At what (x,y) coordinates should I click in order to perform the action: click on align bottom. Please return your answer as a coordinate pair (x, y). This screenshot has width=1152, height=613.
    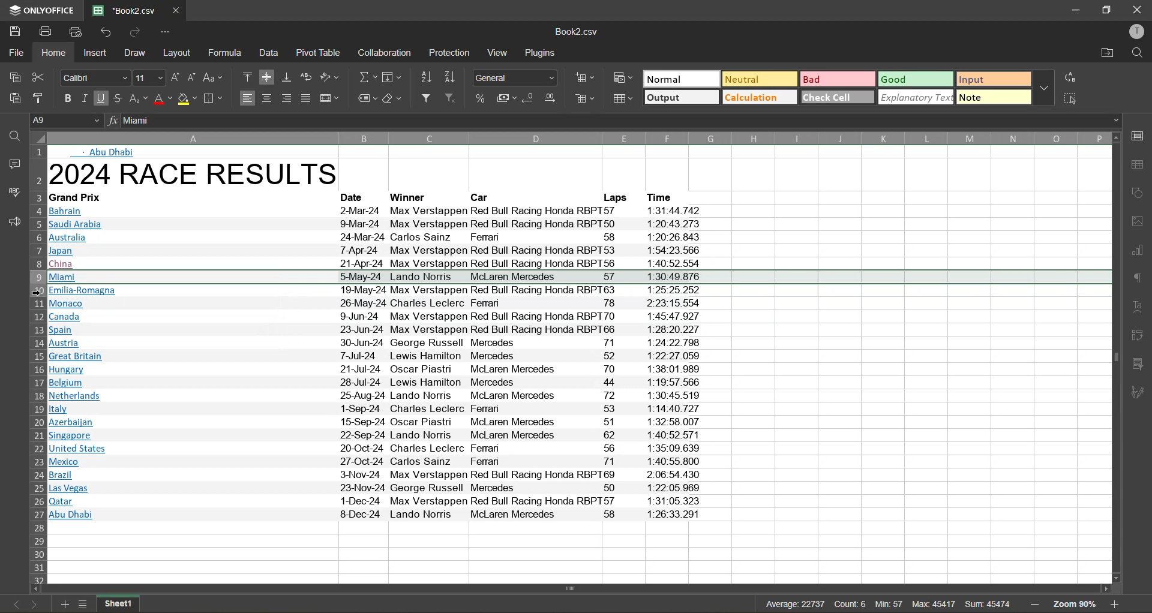
    Looking at the image, I should click on (286, 78).